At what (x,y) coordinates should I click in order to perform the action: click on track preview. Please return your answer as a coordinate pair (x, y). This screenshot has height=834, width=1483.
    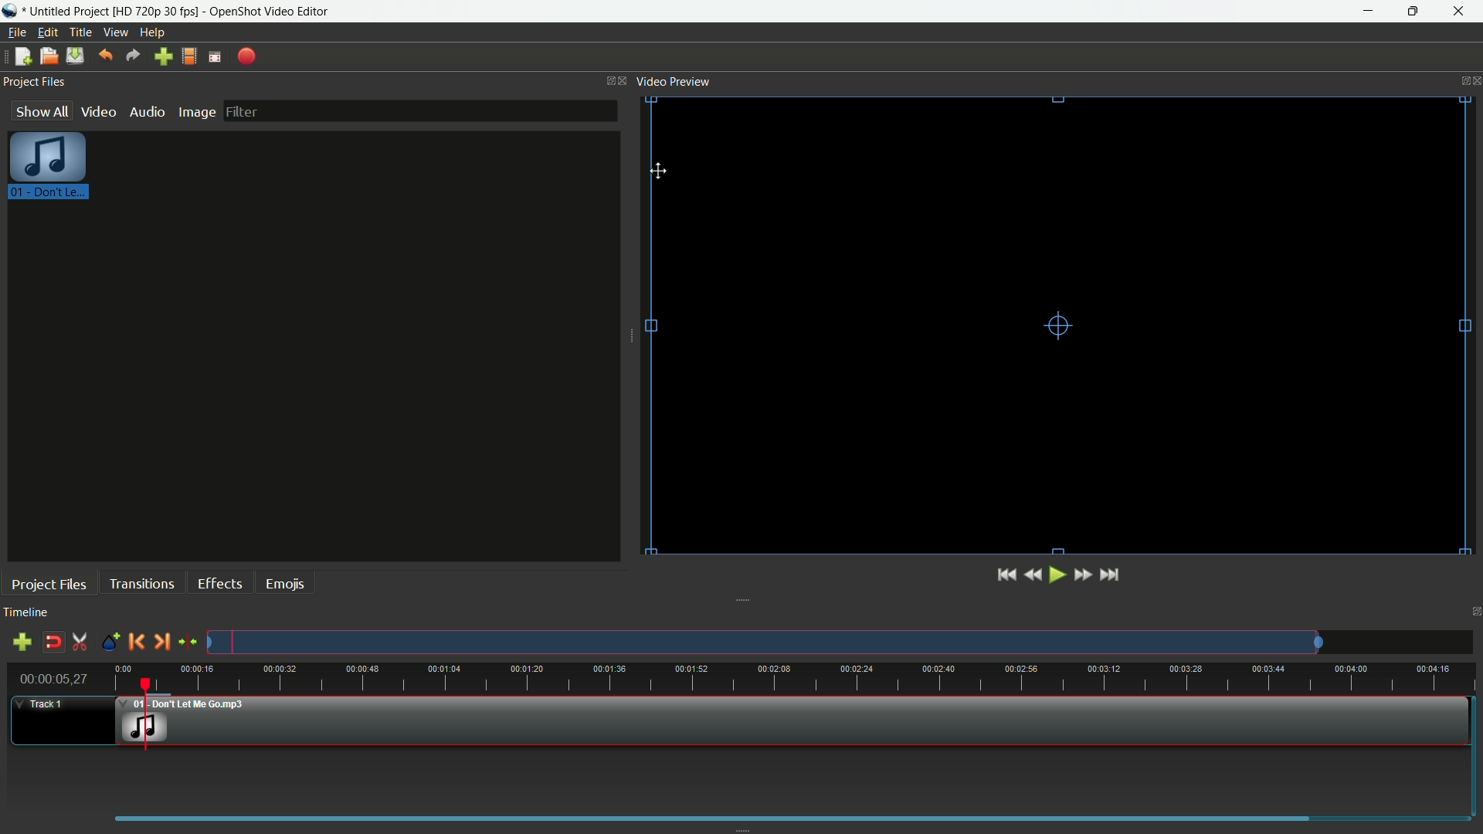
    Looking at the image, I should click on (762, 642).